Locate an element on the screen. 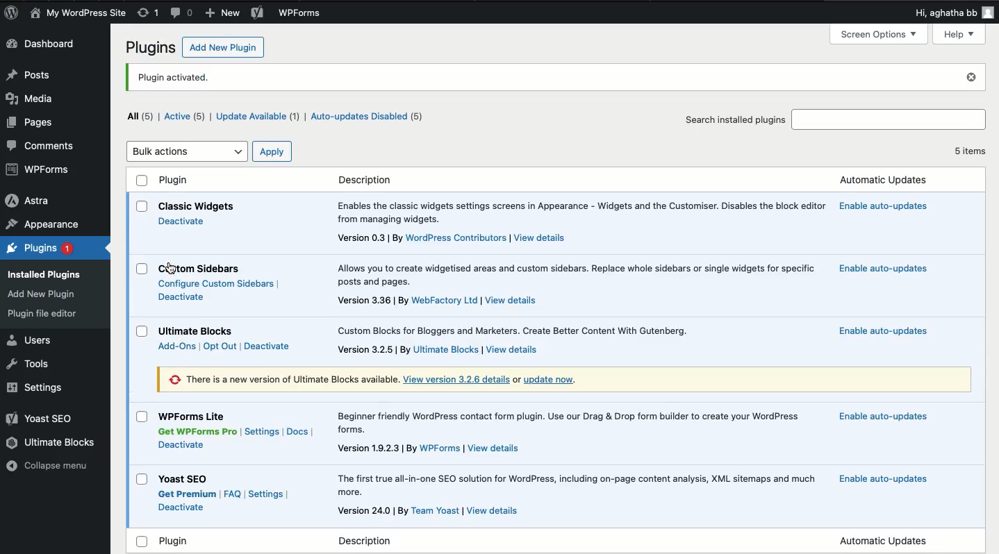 The width and height of the screenshot is (999, 554). version is located at coordinates (373, 512).